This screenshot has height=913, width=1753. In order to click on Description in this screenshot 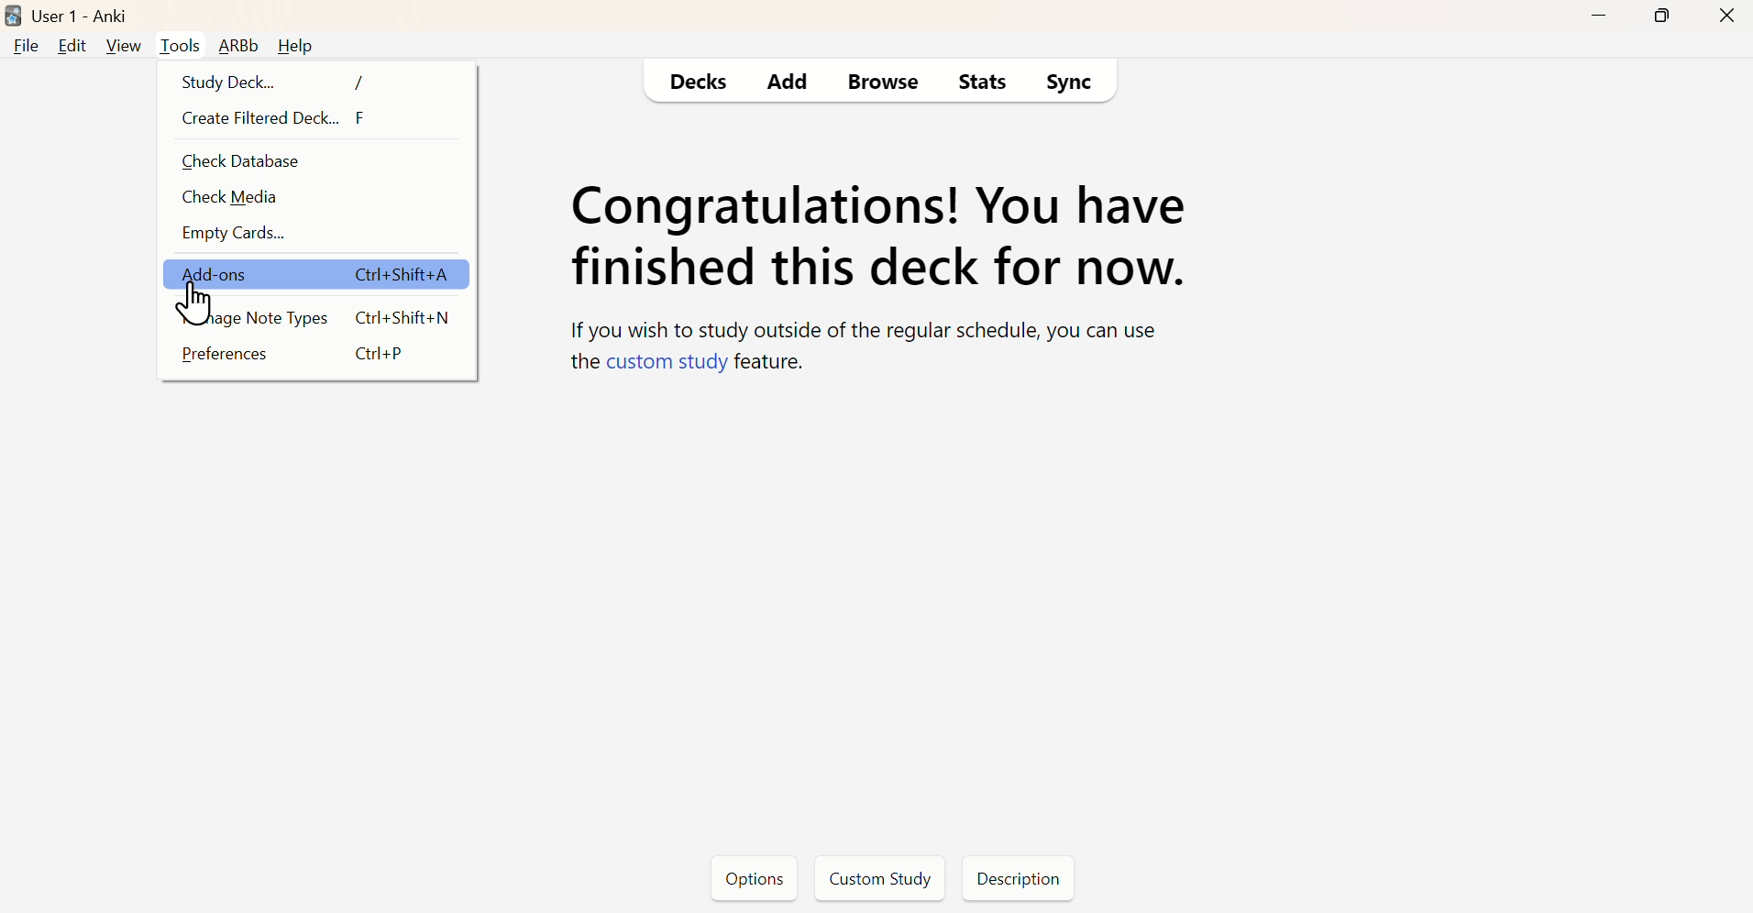, I will do `click(1014, 877)`.